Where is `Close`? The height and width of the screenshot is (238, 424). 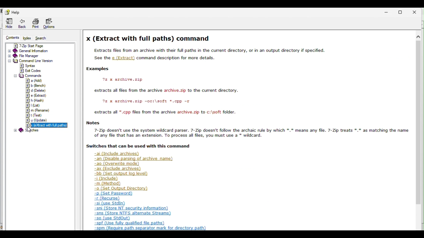 Close is located at coordinates (417, 11).